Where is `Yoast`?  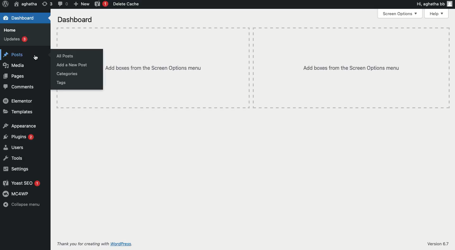 Yoast is located at coordinates (100, 5).